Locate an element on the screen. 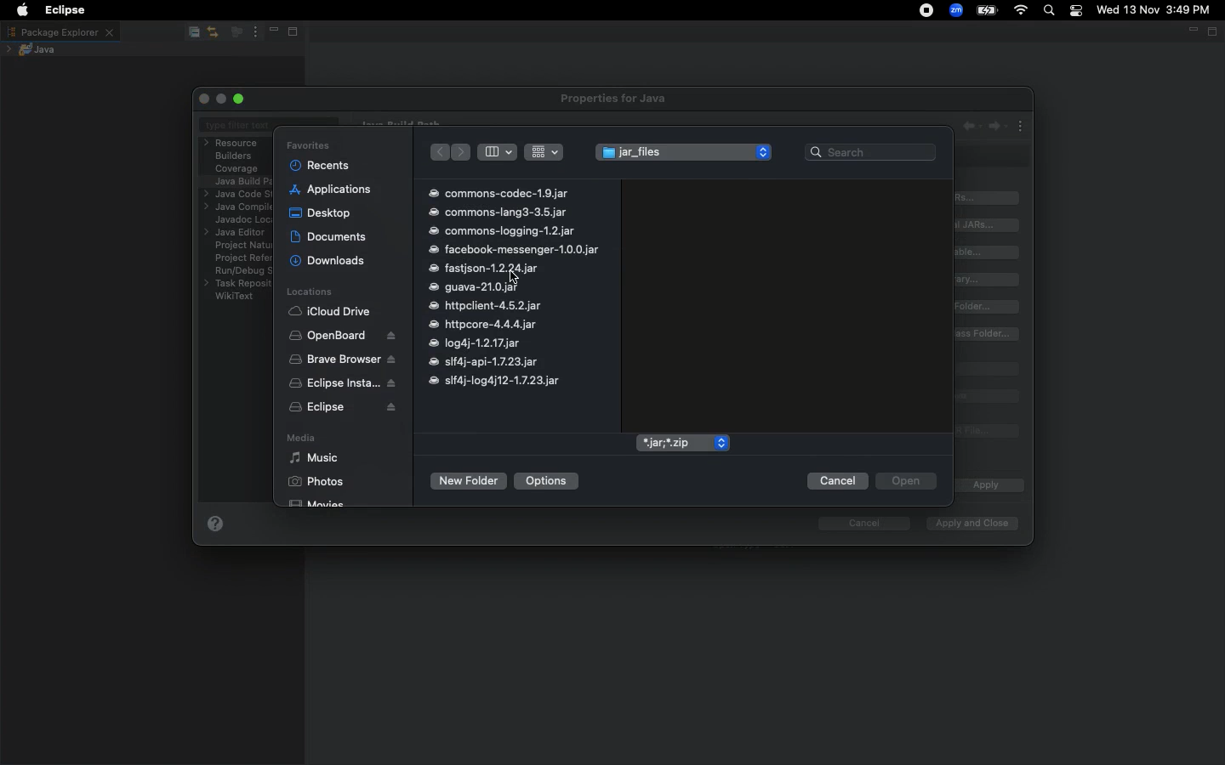  Java code style is located at coordinates (236, 195).